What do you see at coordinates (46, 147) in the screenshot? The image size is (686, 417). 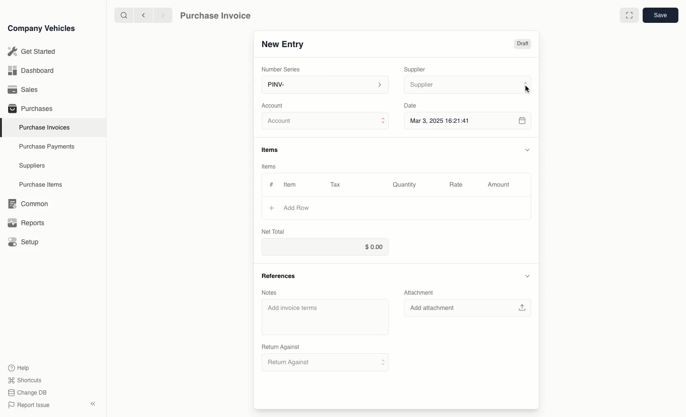 I see `Purchase Payments` at bounding box center [46, 147].